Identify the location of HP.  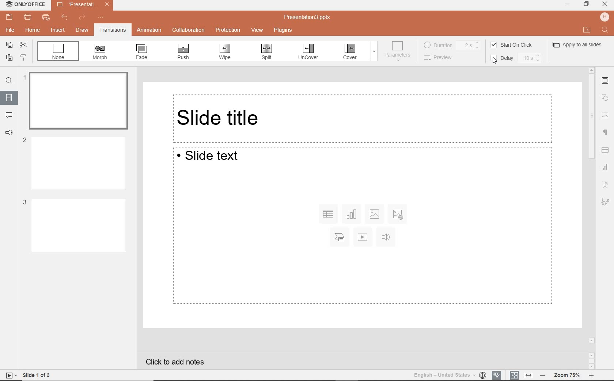
(604, 17).